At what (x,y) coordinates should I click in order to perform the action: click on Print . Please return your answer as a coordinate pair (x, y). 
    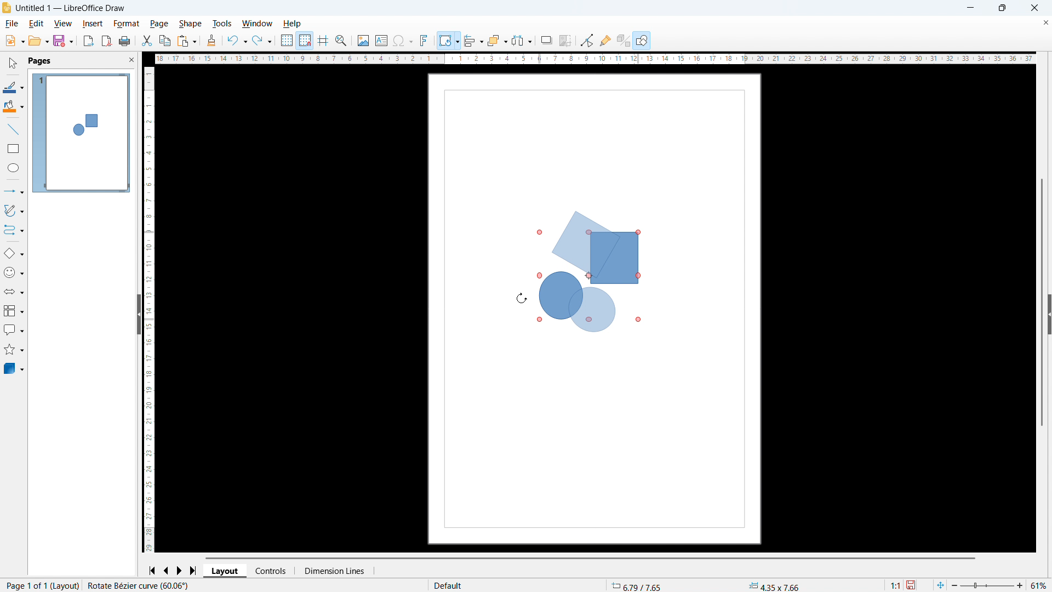
    Looking at the image, I should click on (125, 41).